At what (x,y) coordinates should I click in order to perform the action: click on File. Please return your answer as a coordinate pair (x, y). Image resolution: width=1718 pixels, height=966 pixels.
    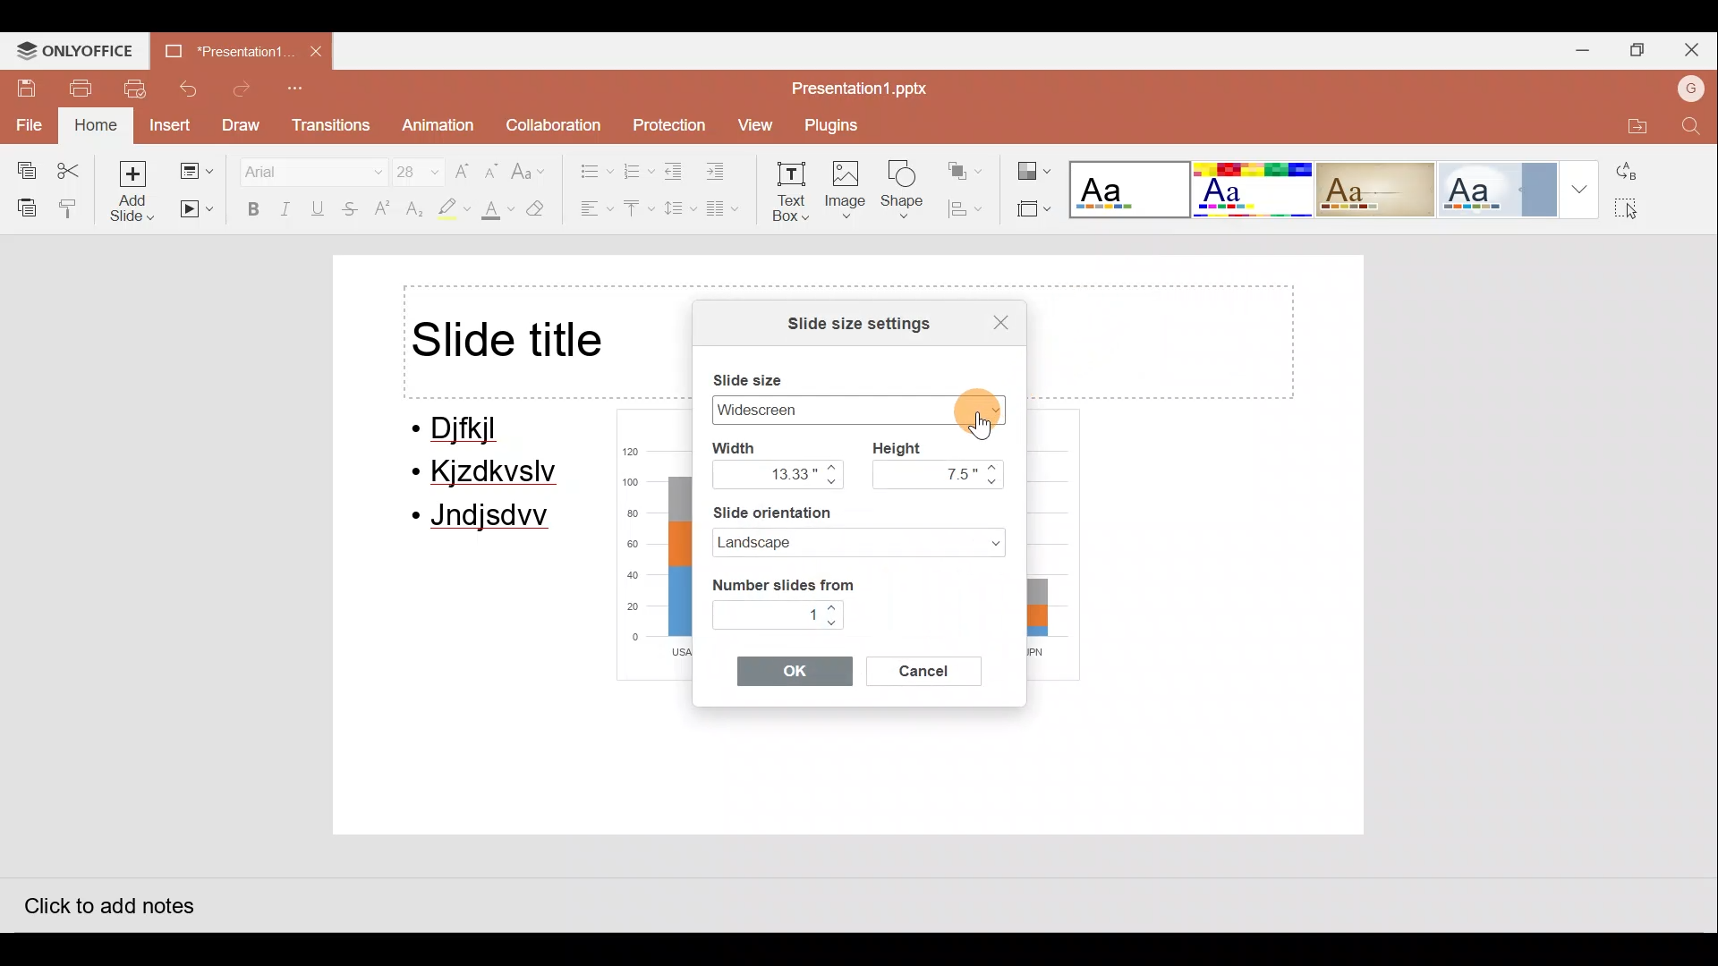
    Looking at the image, I should click on (27, 123).